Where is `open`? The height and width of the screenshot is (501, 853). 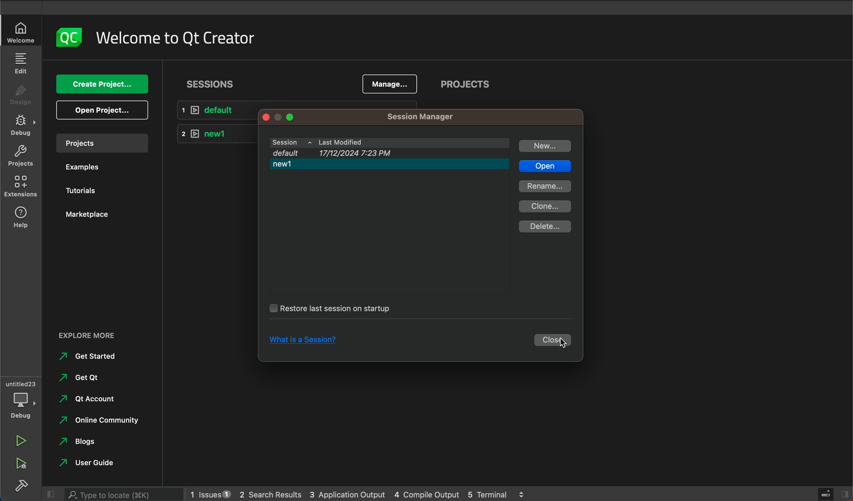
open is located at coordinates (105, 110).